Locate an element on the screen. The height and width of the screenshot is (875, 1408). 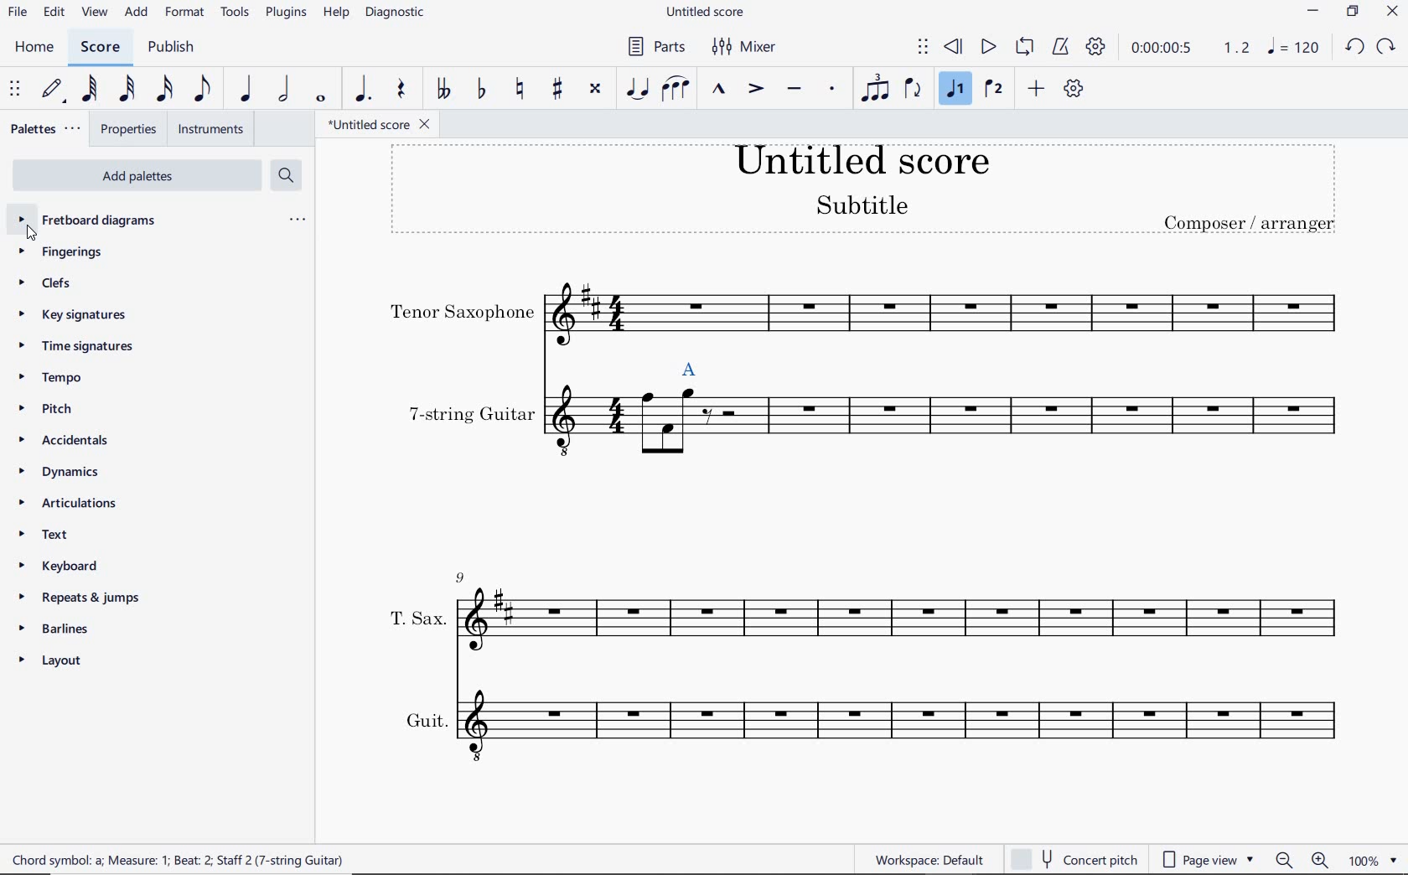
ZOOM FACTOR is located at coordinates (1373, 860).